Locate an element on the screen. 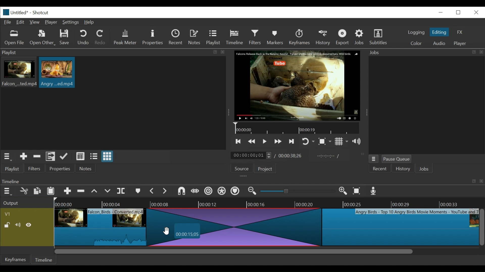 Image resolution: width=485 pixels, height=272 pixels. toggle player looping is located at coordinates (308, 142).